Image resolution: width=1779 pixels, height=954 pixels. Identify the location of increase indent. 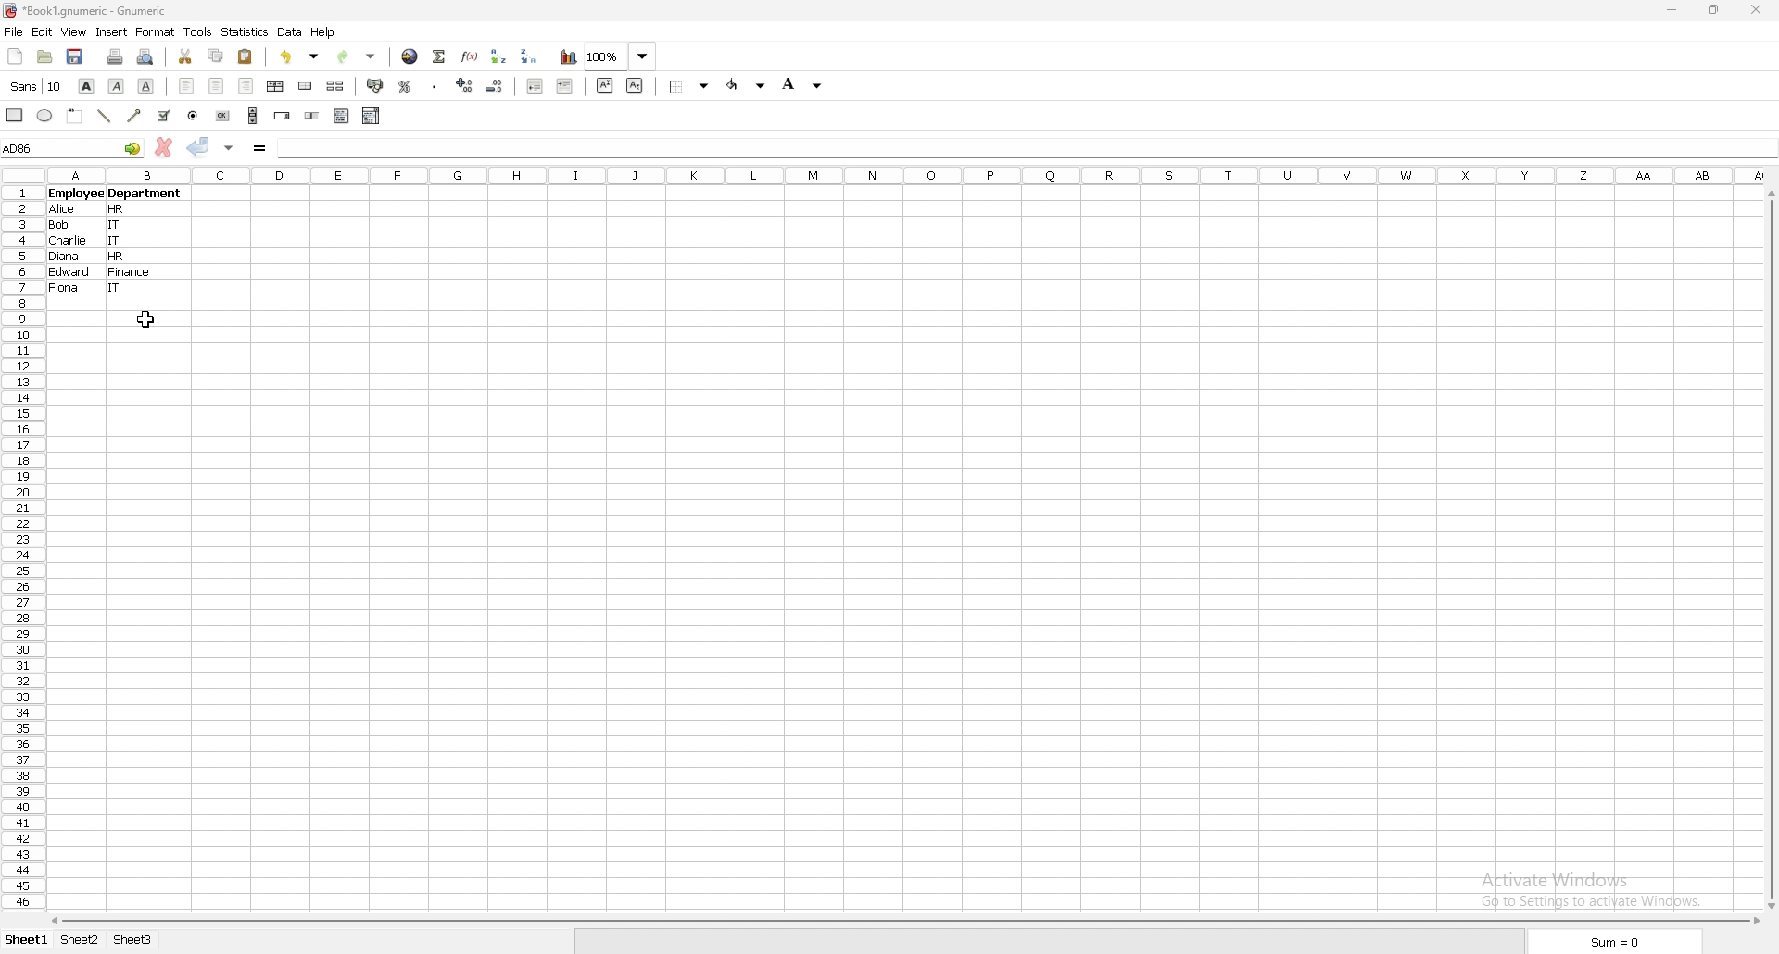
(565, 86).